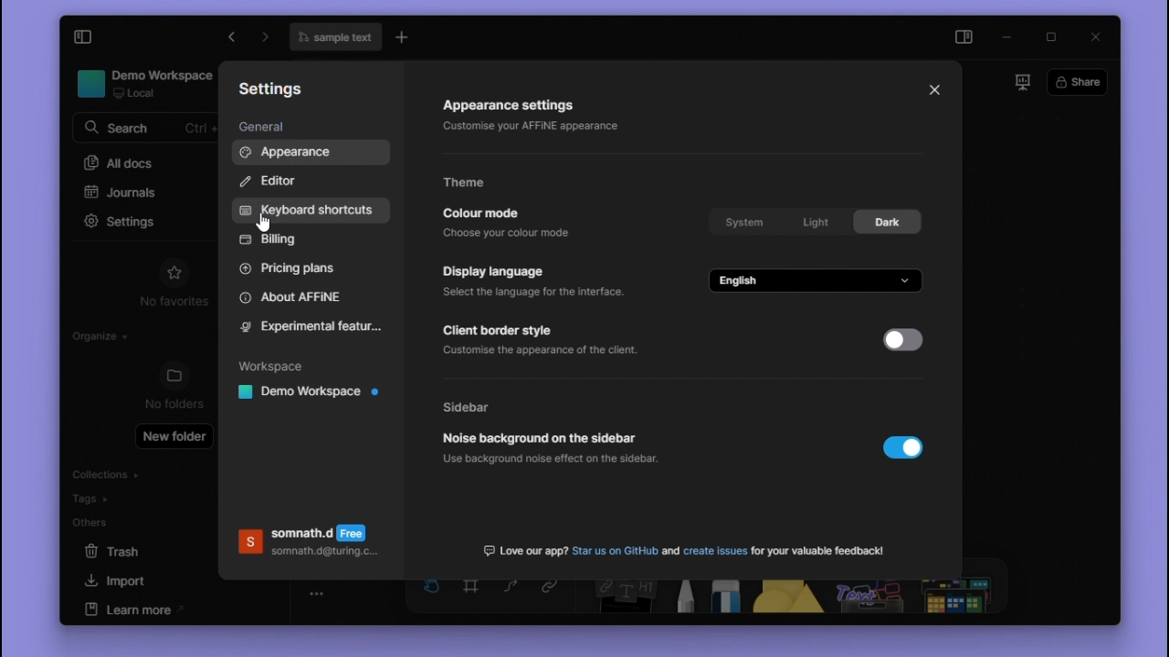  I want to click on no favorites, so click(169, 302).